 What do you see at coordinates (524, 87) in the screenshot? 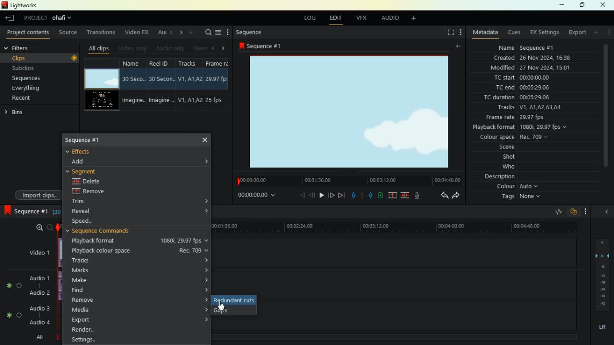
I see `tc end00:05:29:06` at bounding box center [524, 87].